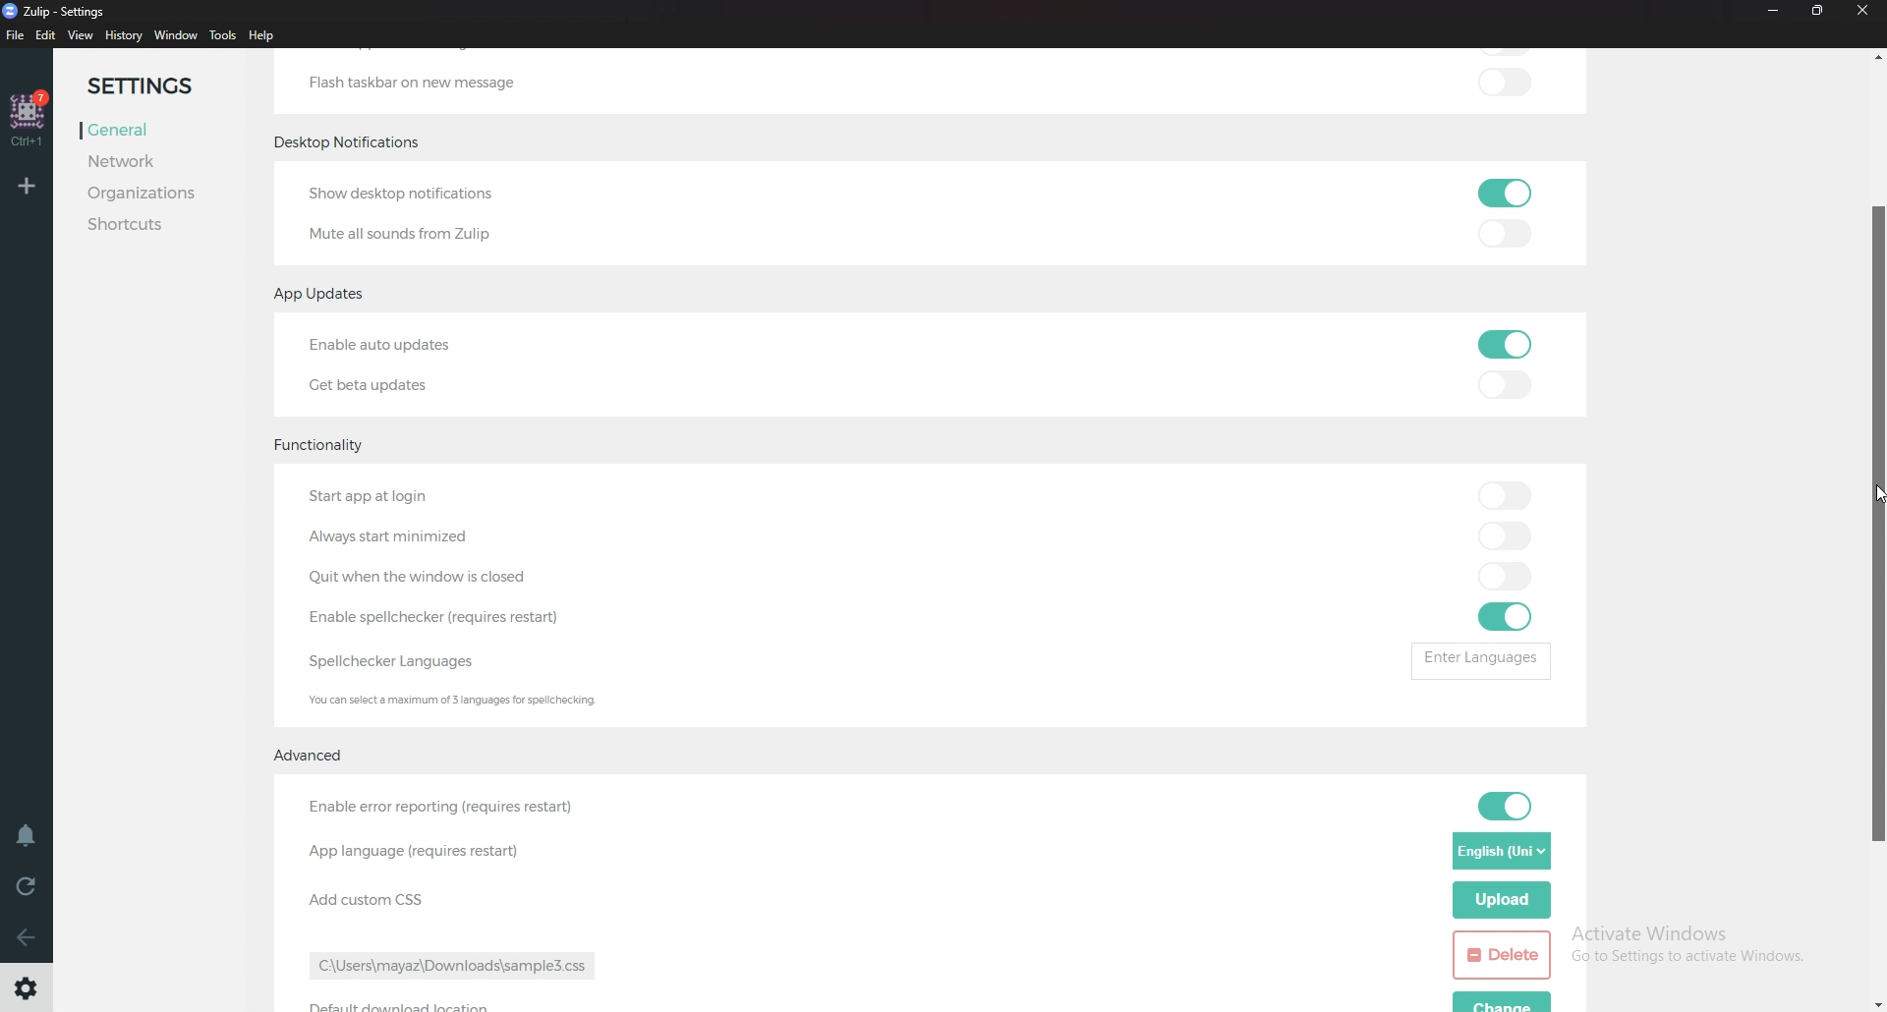 The image size is (1887, 1012). What do you see at coordinates (399, 661) in the screenshot?
I see `Spell checker languages` at bounding box center [399, 661].